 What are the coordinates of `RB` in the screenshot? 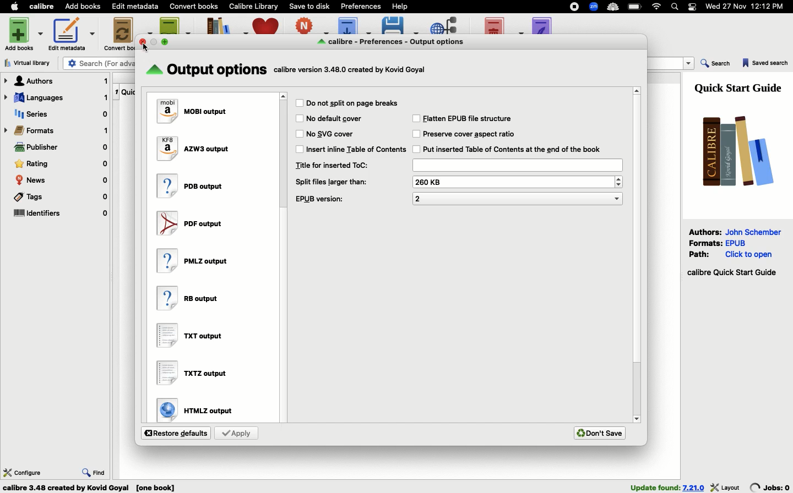 It's located at (195, 297).